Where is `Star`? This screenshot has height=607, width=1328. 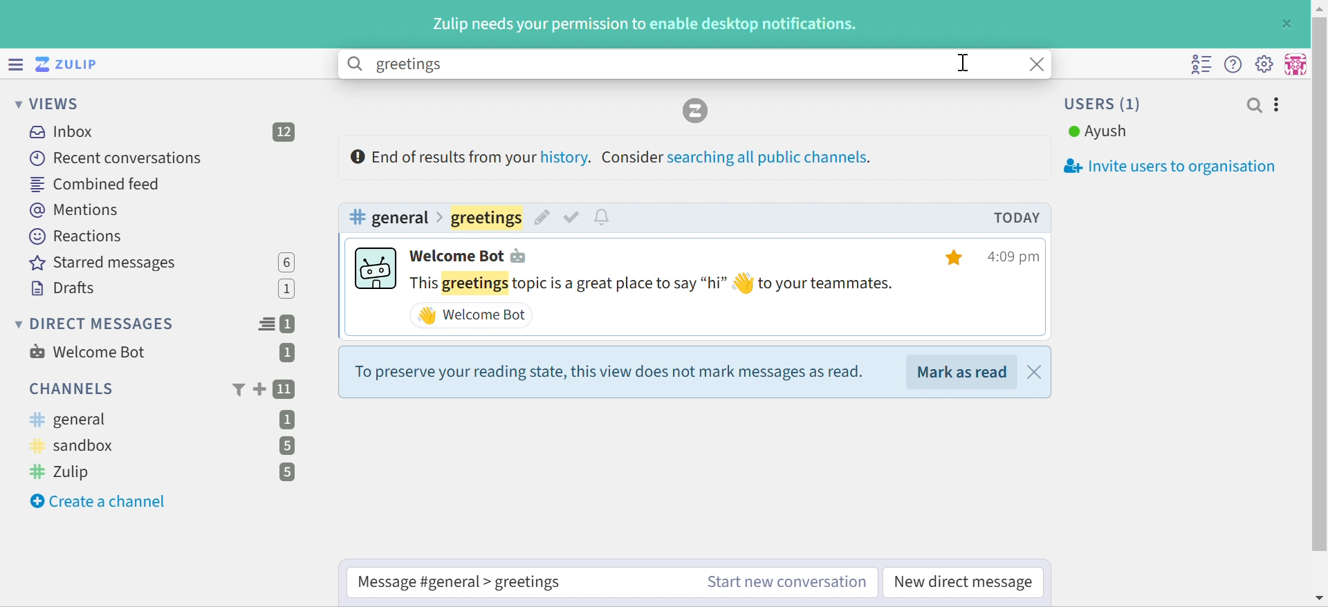 Star is located at coordinates (957, 258).